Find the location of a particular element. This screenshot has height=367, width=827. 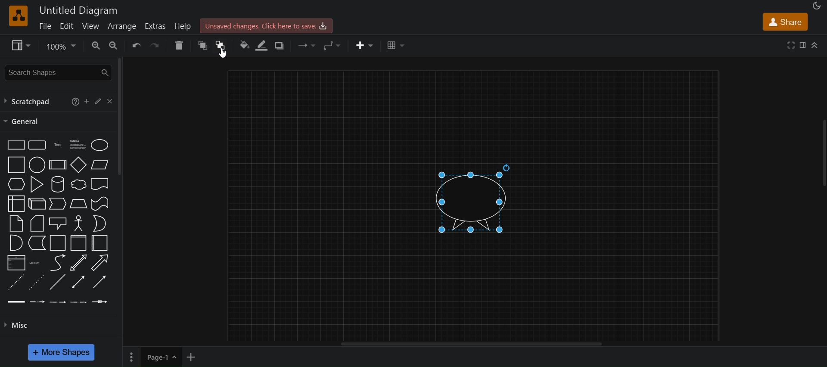

connetor with 2 lable is located at coordinates (57, 302).